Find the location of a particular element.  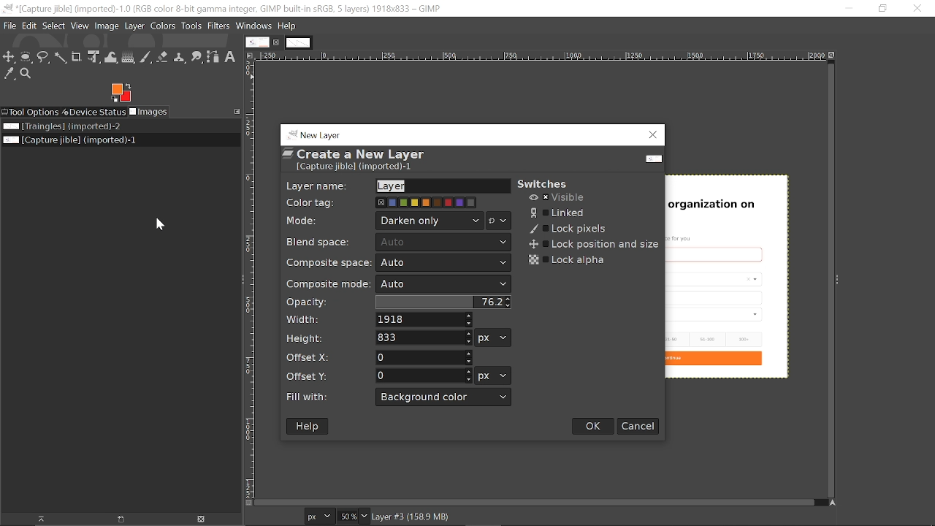

Height units is located at coordinates (493, 338).